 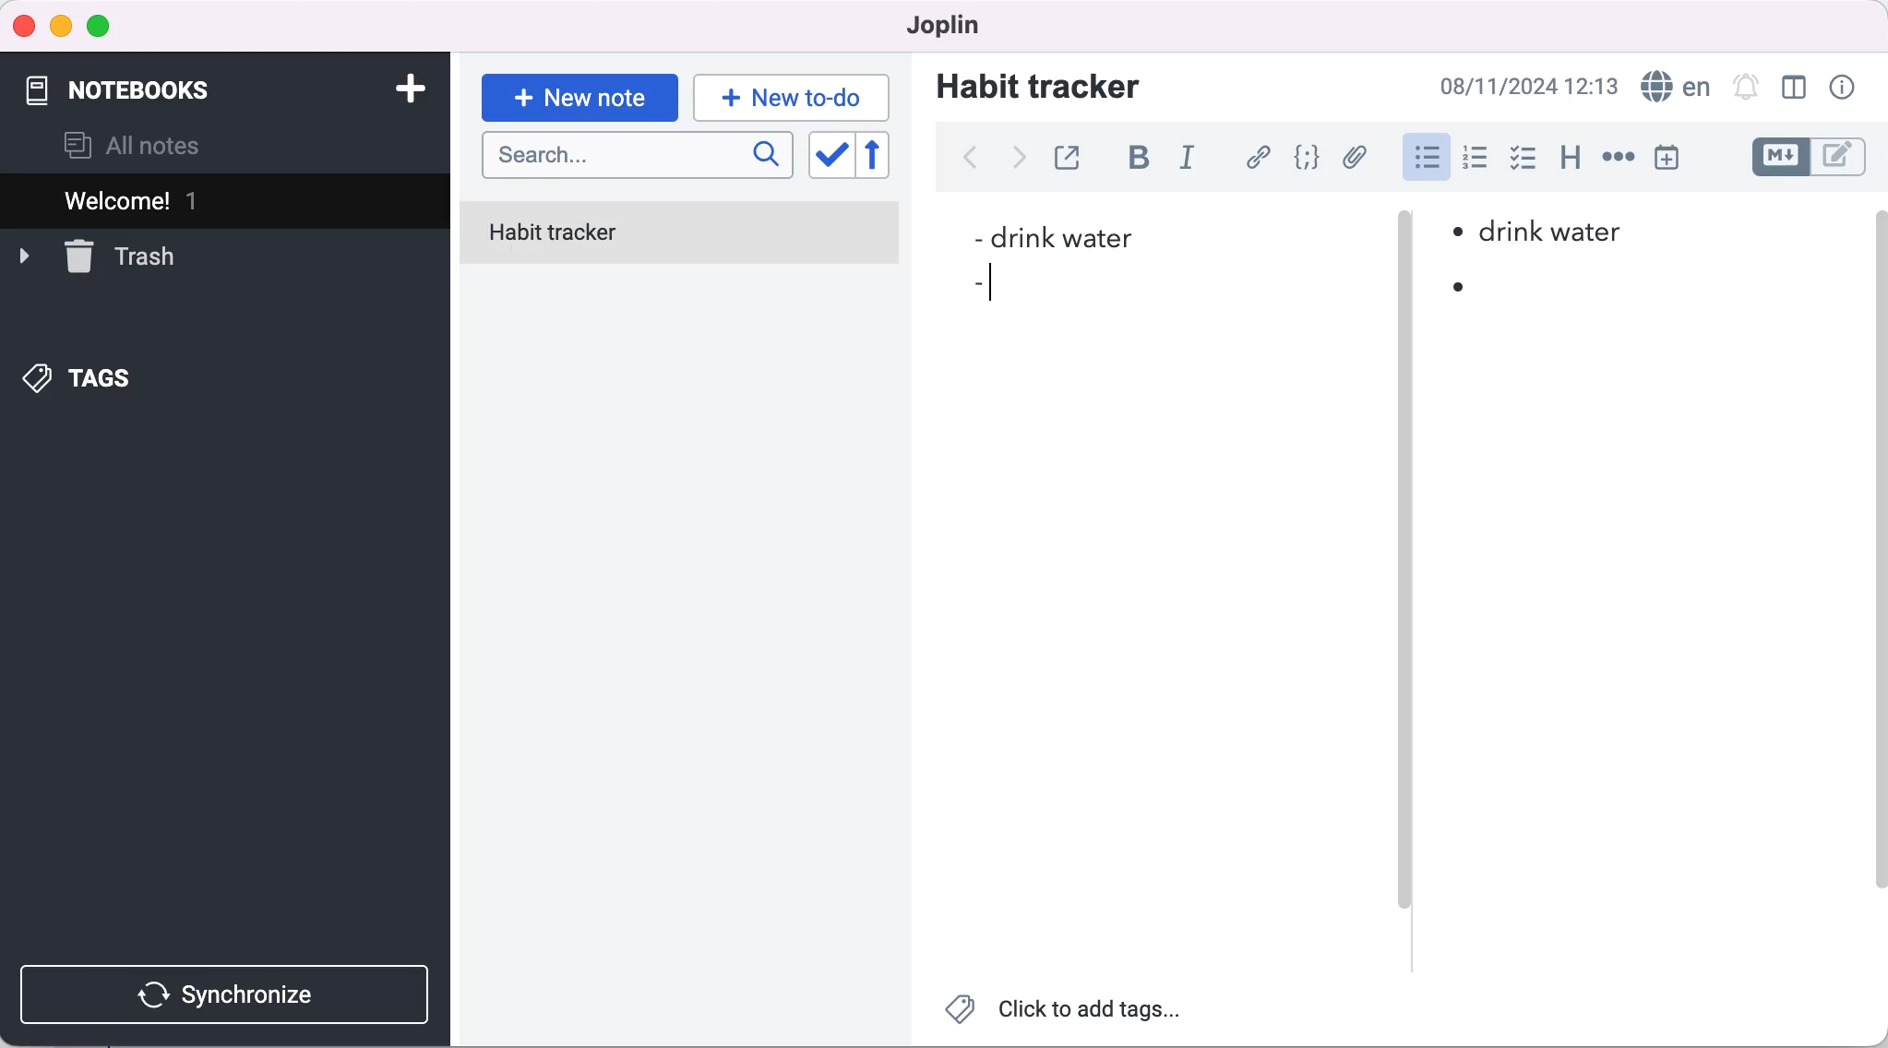 I want to click on minimize, so click(x=60, y=27).